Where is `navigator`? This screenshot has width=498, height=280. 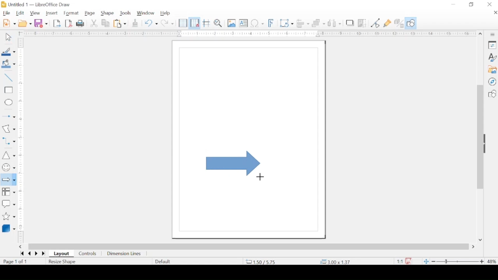
navigator is located at coordinates (492, 81).